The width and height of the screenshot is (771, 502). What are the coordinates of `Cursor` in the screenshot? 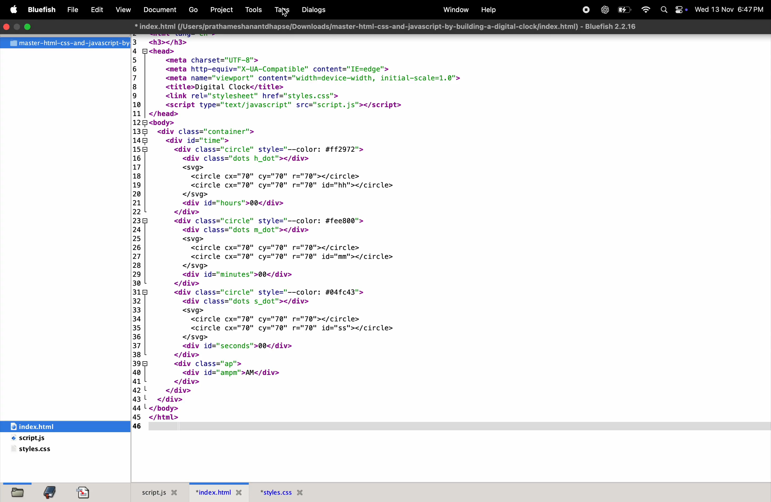 It's located at (284, 13).